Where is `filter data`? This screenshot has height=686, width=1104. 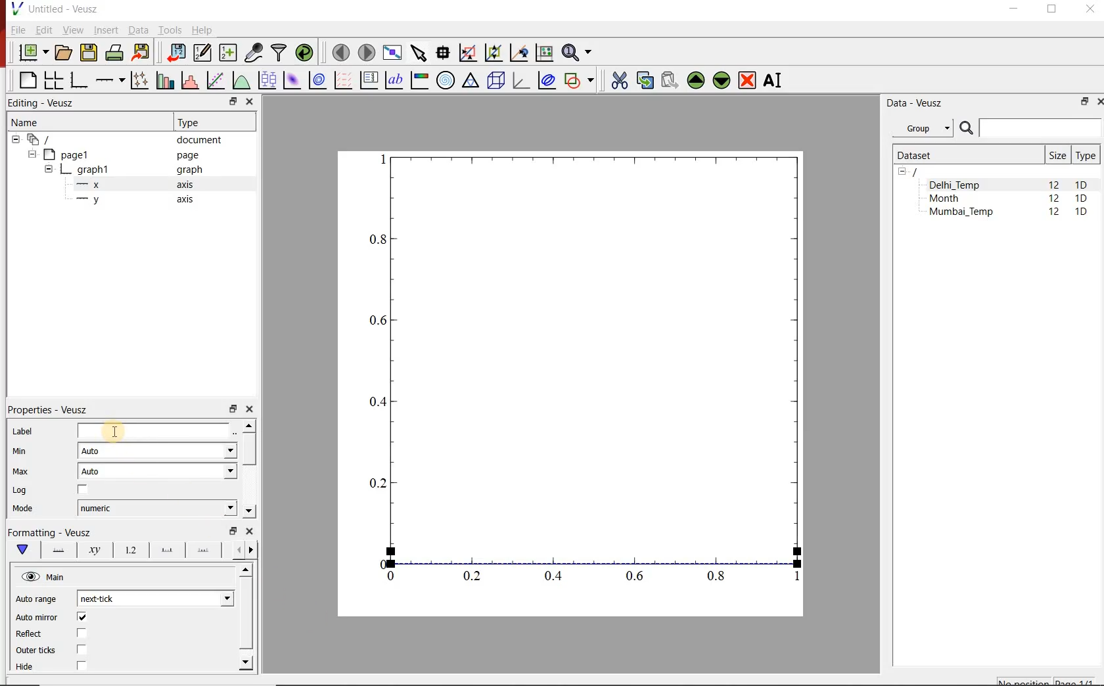 filter data is located at coordinates (279, 53).